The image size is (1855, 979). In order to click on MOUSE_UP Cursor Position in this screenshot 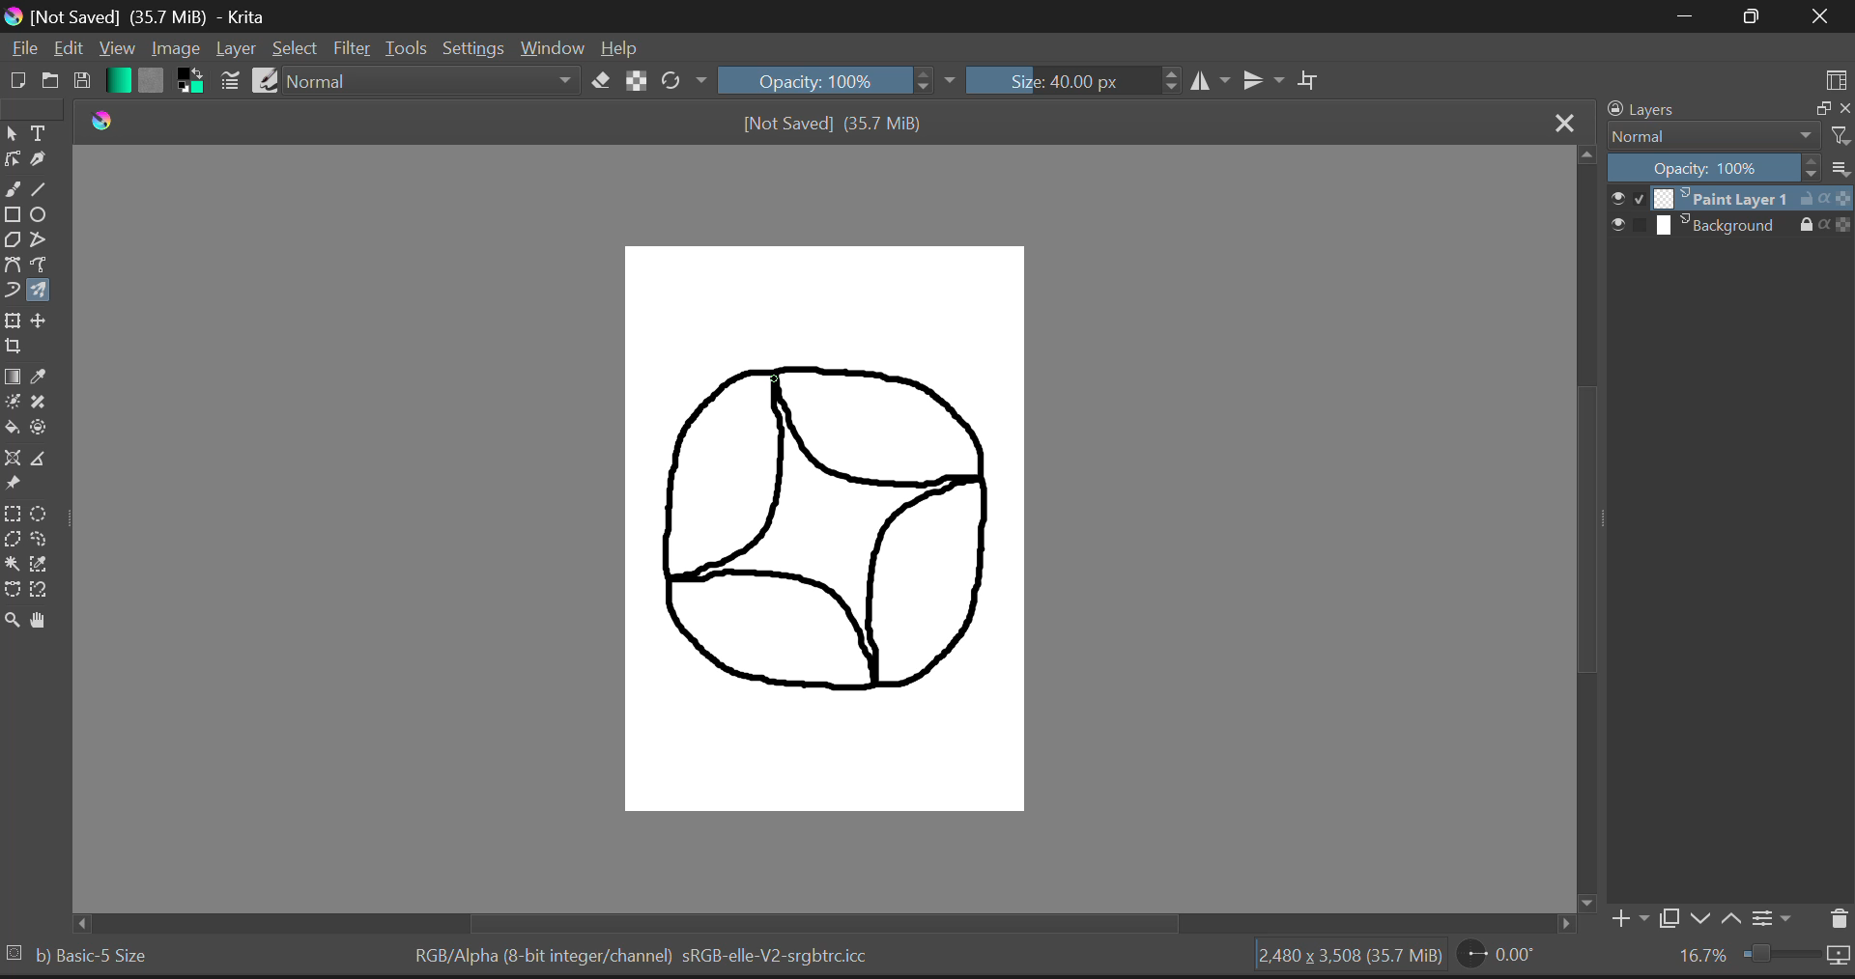, I will do `click(772, 376)`.